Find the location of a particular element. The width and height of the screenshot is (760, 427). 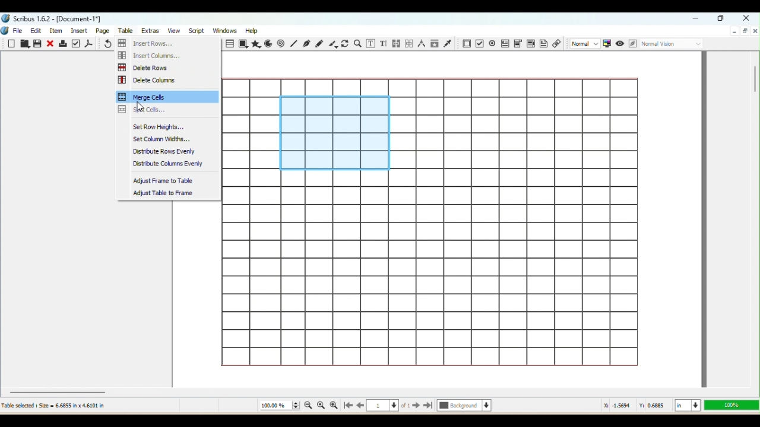

Calligraphic line is located at coordinates (332, 44).